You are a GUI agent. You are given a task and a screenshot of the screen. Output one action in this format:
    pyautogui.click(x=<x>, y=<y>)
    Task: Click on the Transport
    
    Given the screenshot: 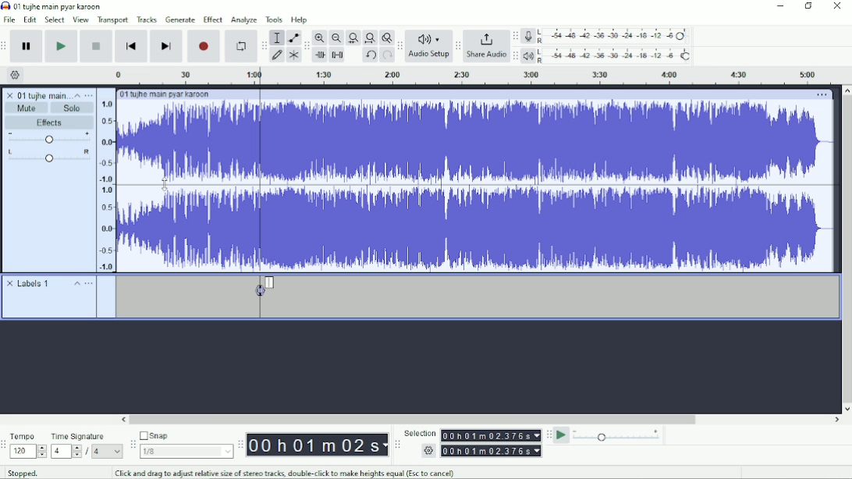 What is the action you would take?
    pyautogui.click(x=113, y=20)
    